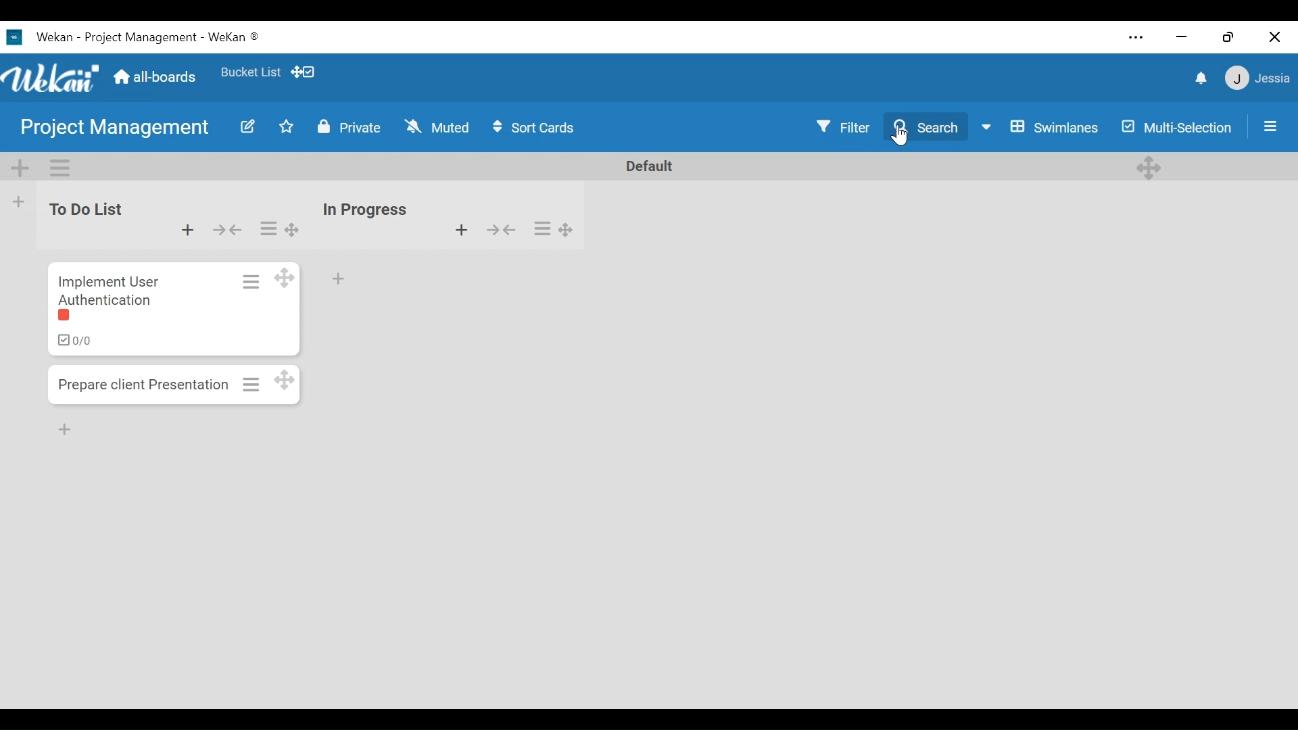 The width and height of the screenshot is (1298, 730). What do you see at coordinates (927, 126) in the screenshot?
I see `Search` at bounding box center [927, 126].